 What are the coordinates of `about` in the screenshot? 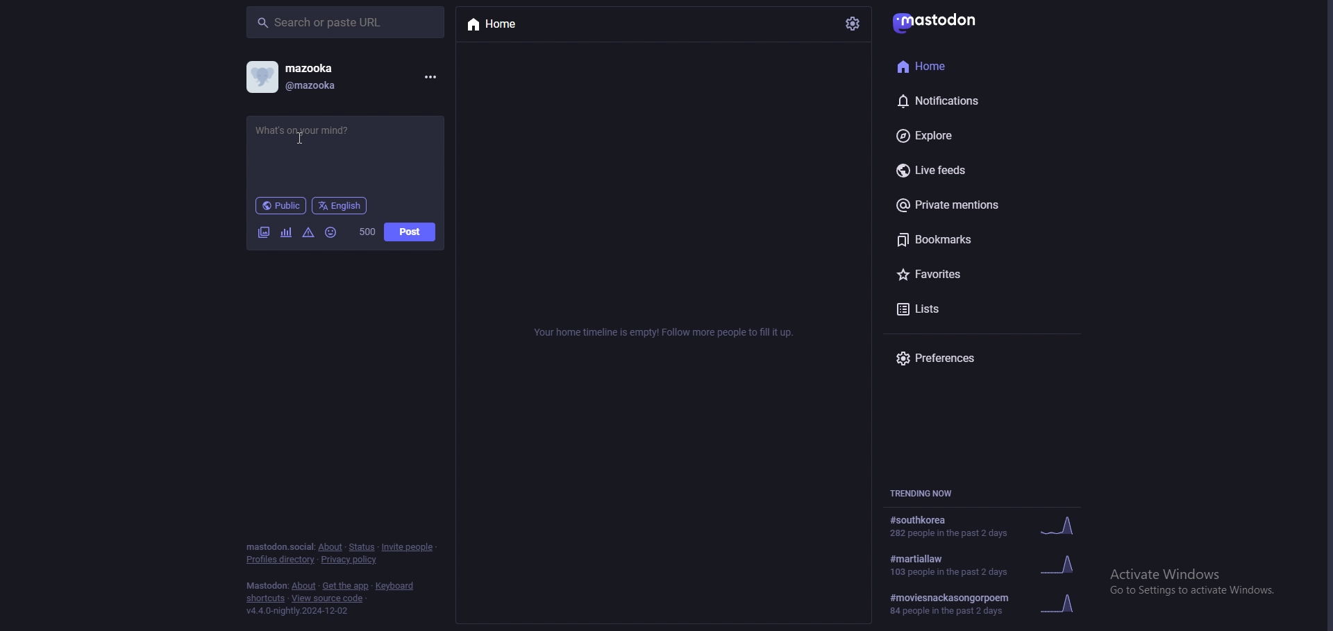 It's located at (304, 586).